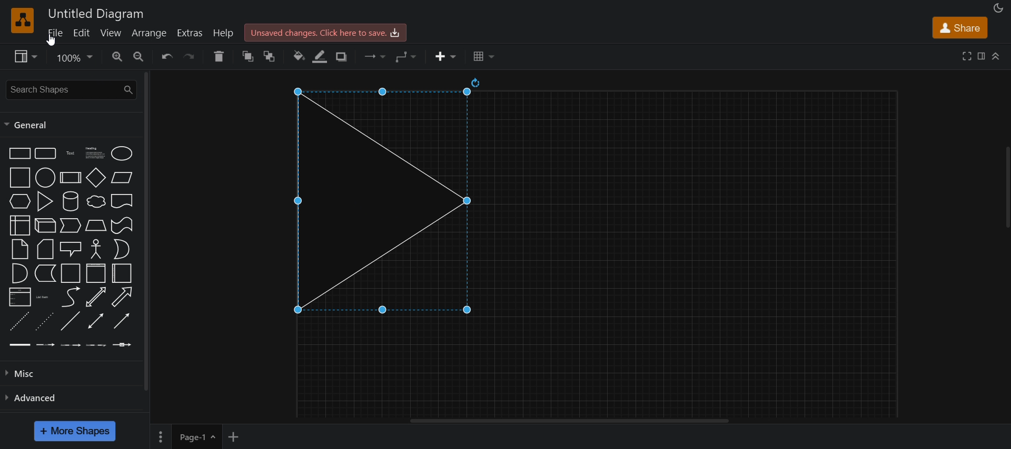 This screenshot has width=1011, height=449. Describe the element at coordinates (26, 57) in the screenshot. I see `view` at that location.